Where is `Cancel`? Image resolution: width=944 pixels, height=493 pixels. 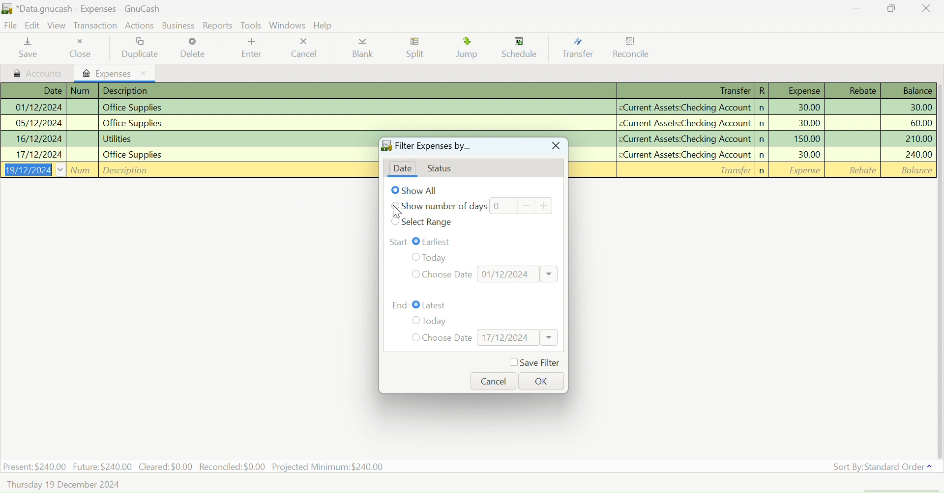 Cancel is located at coordinates (494, 381).